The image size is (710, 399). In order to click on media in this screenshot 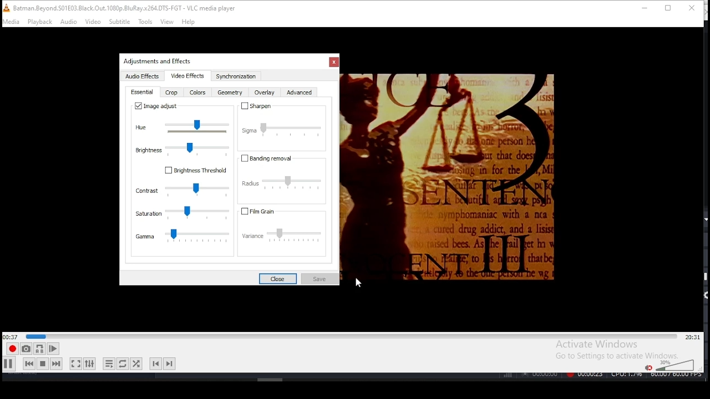, I will do `click(12, 22)`.